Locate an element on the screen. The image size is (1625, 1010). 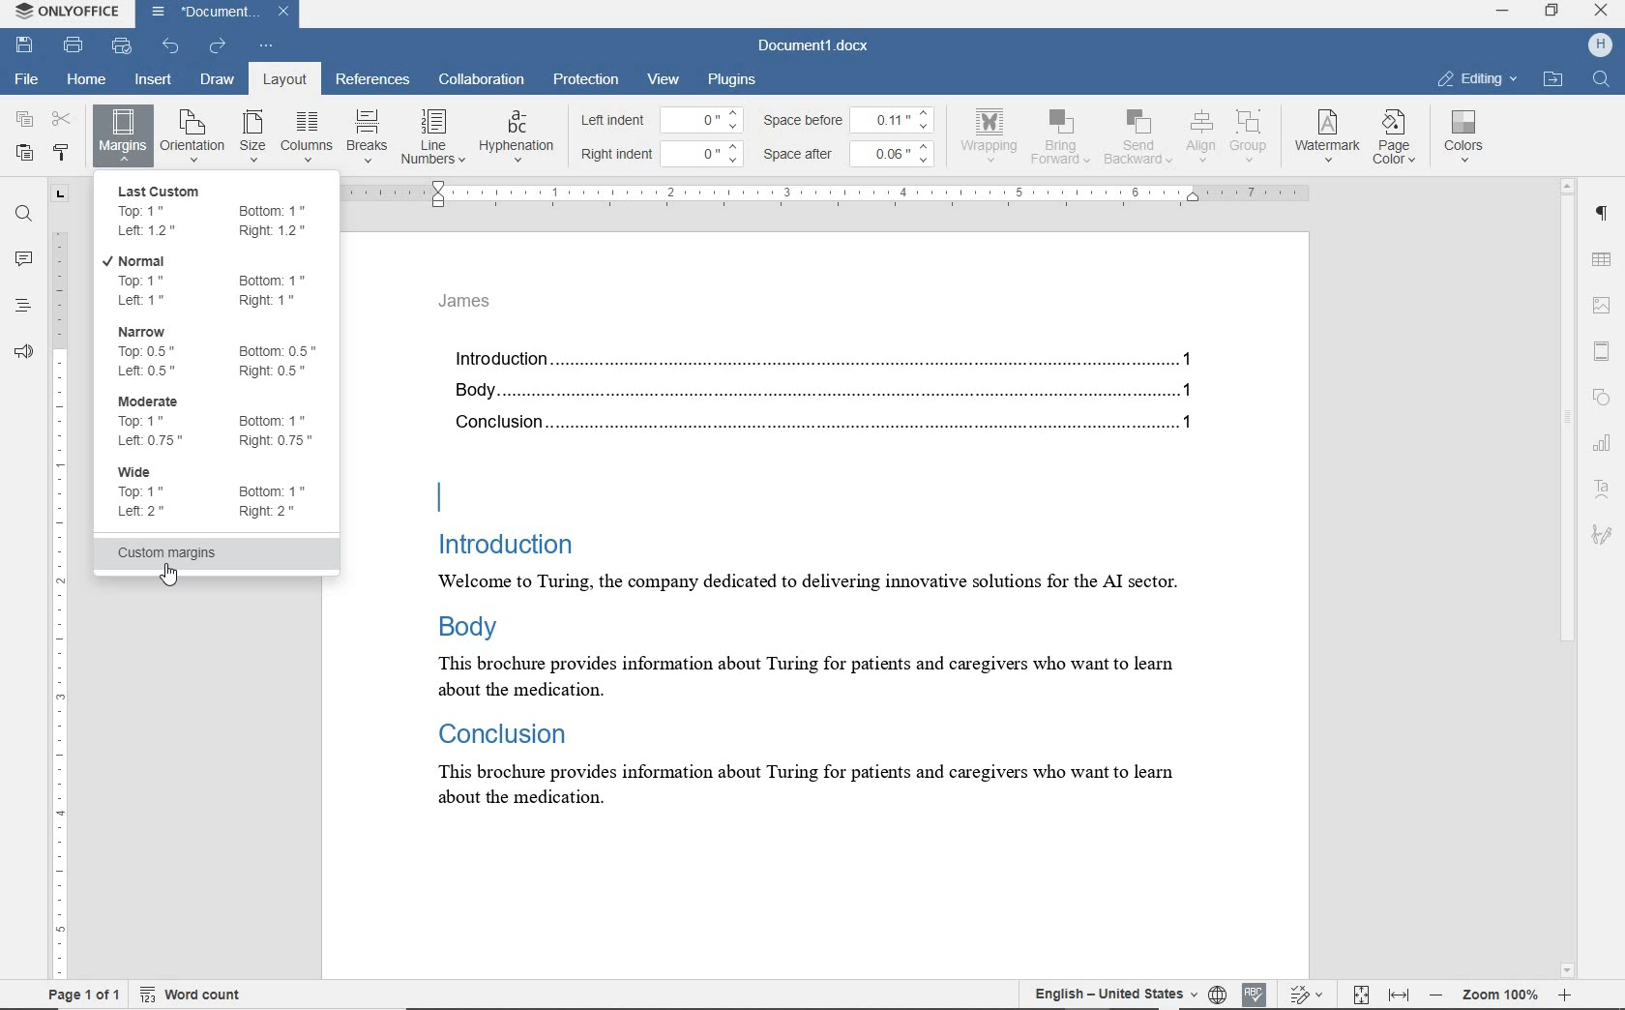
narrow is located at coordinates (221, 351).